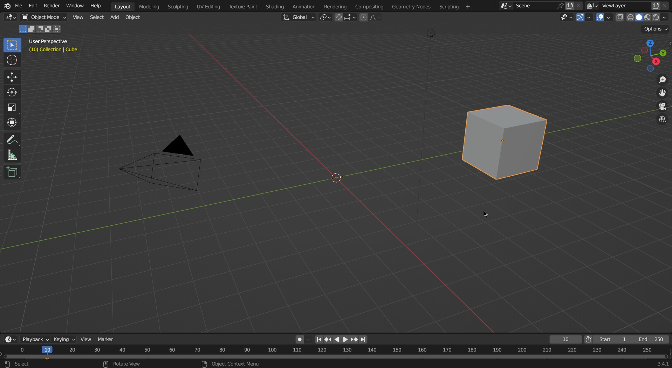 The image size is (672, 368). Describe the element at coordinates (99, 6) in the screenshot. I see `Help` at that location.